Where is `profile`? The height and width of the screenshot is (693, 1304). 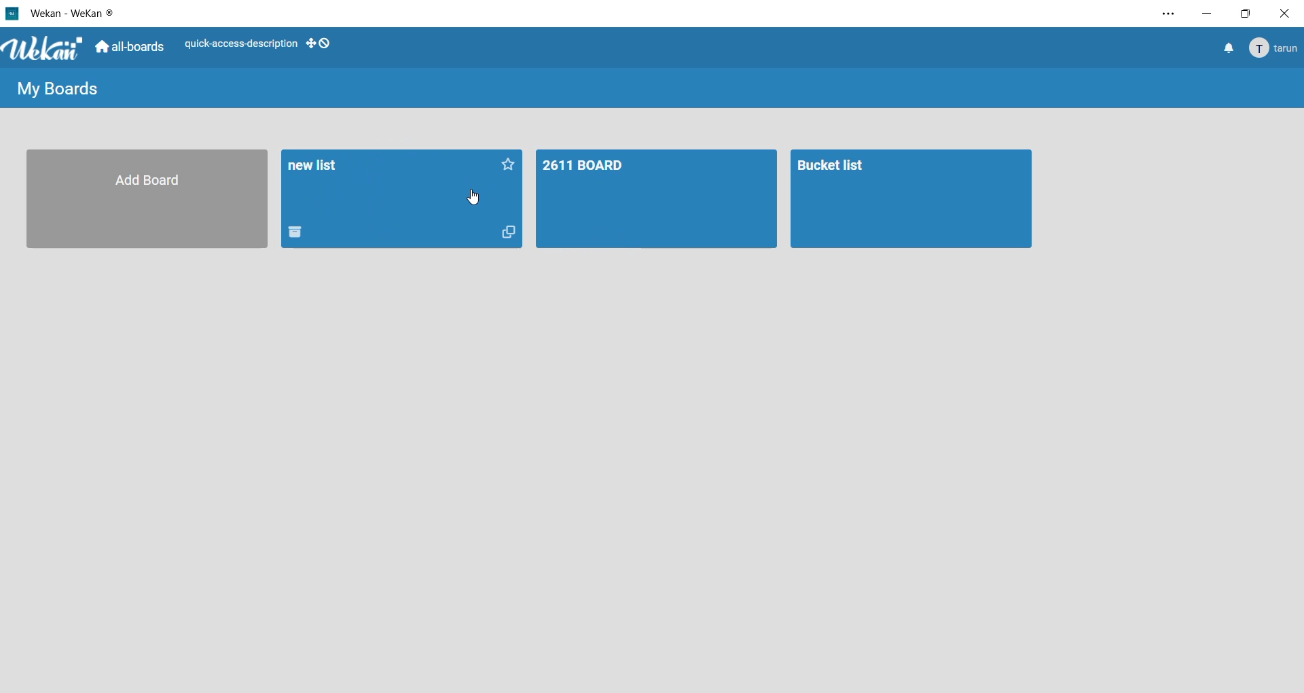 profile is located at coordinates (1275, 49).